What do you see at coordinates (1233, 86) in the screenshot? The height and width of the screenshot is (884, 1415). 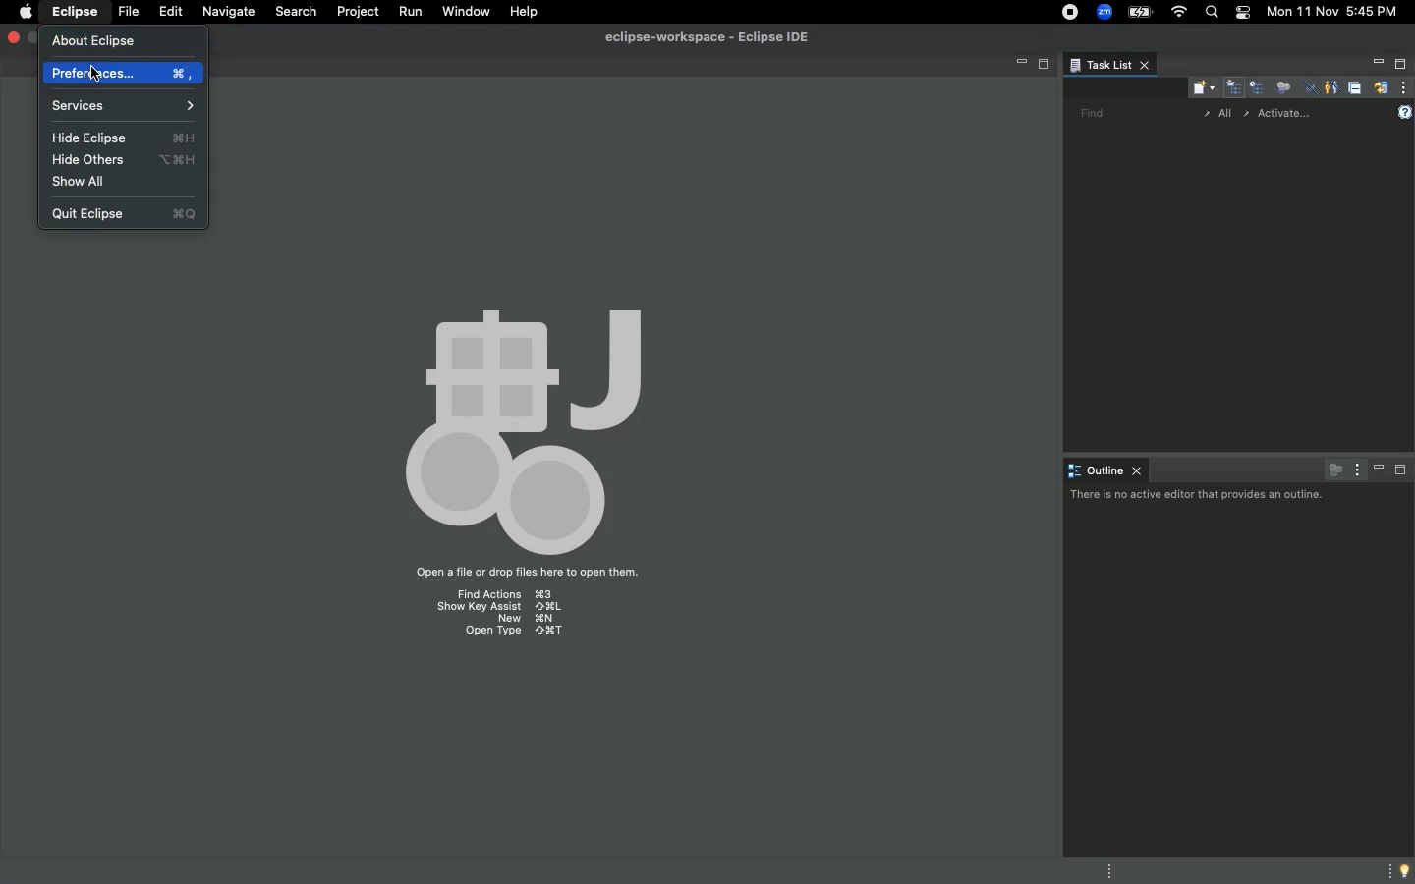 I see `Categorized` at bounding box center [1233, 86].